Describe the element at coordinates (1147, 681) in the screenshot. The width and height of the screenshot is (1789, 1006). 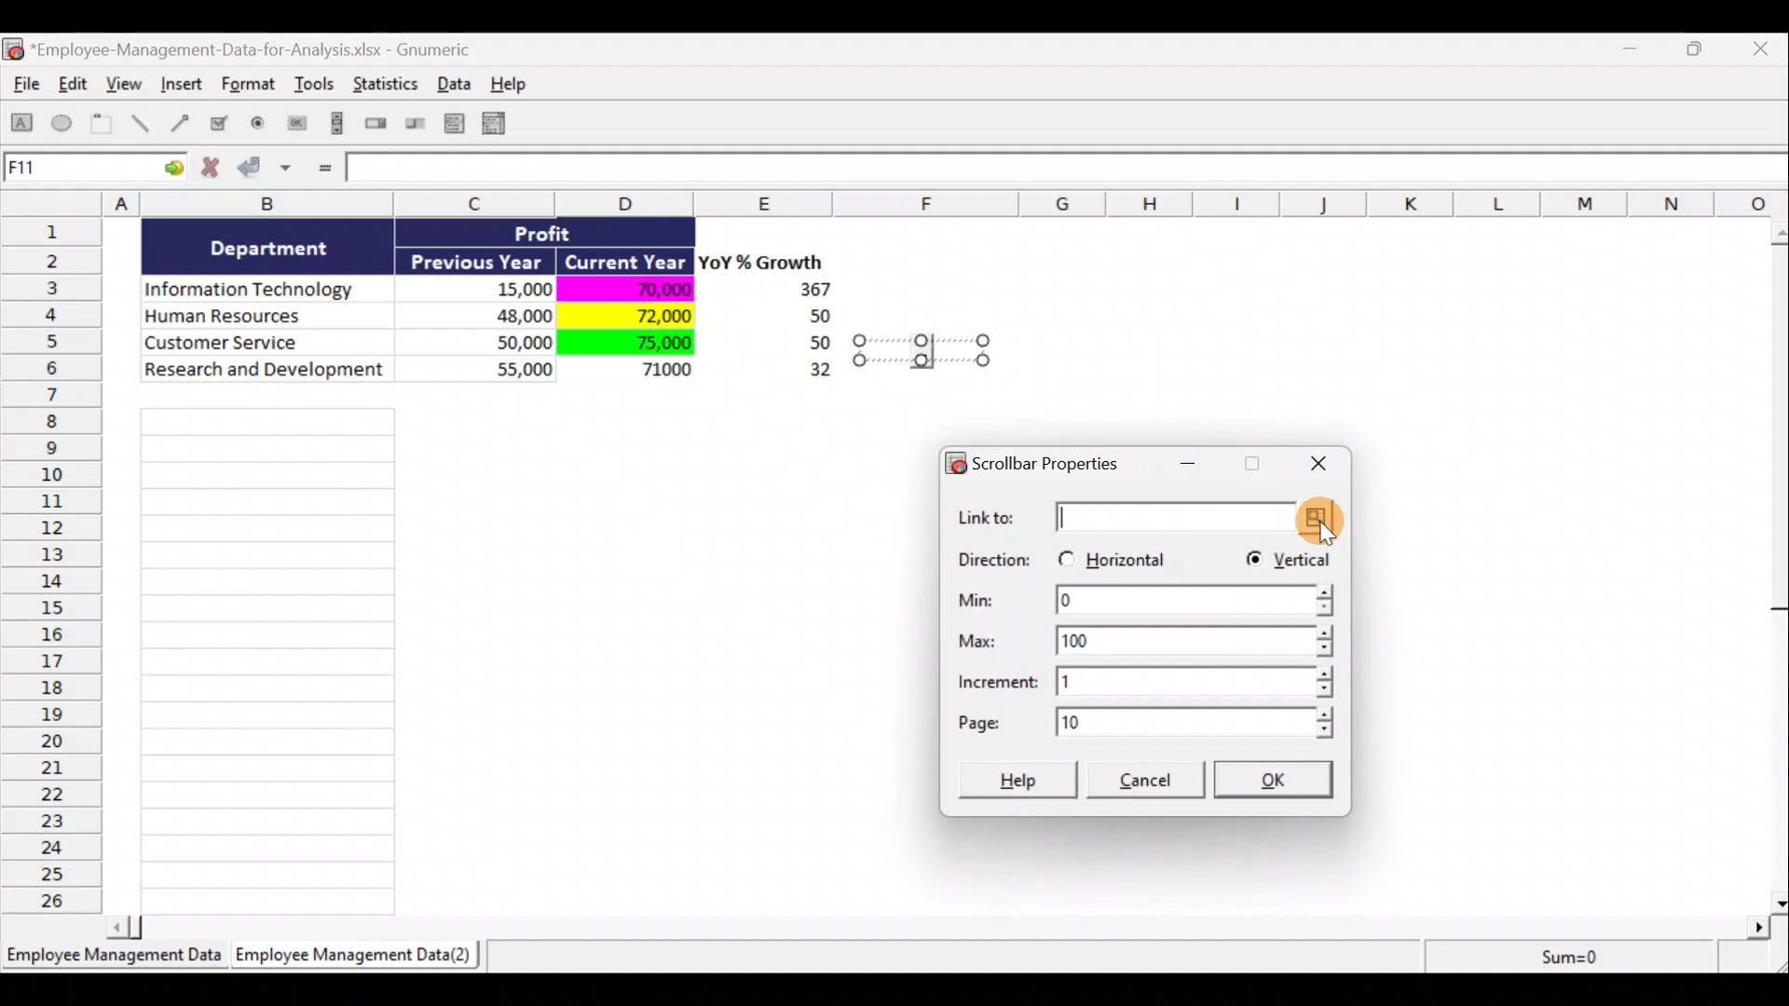
I see `Increment` at that location.